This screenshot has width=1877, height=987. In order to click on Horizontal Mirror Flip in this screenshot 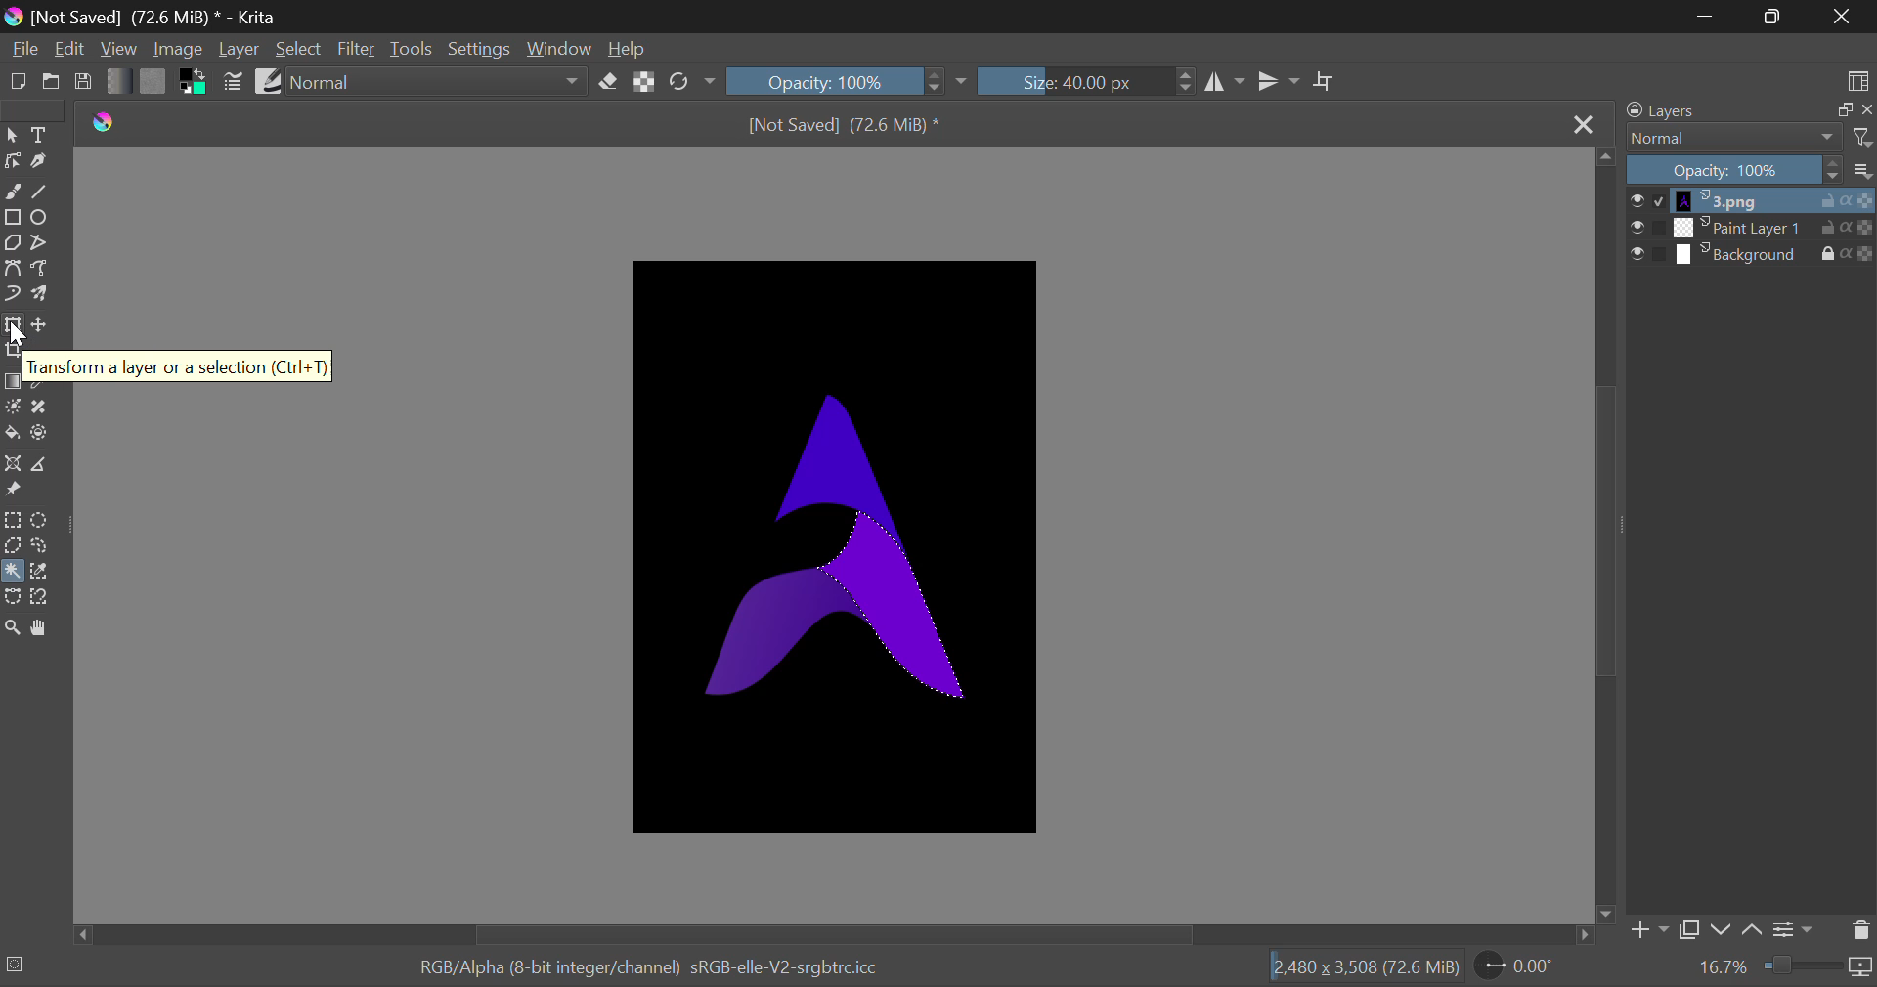, I will do `click(1280, 81)`.